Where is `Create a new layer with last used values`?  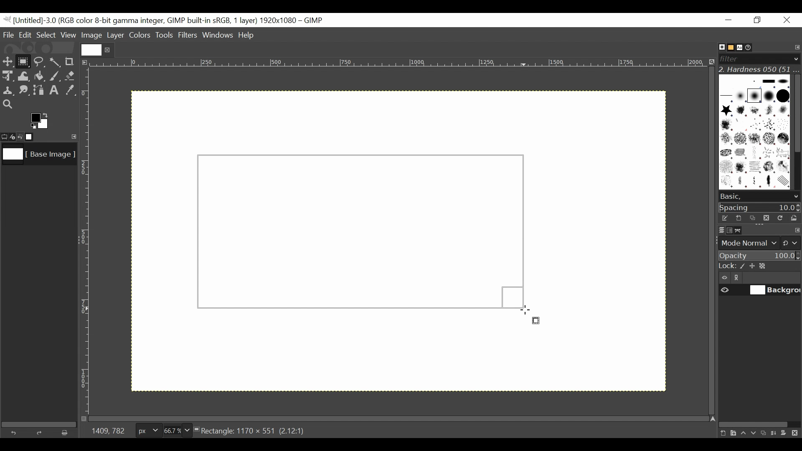
Create a new layer with last used values is located at coordinates (722, 433).